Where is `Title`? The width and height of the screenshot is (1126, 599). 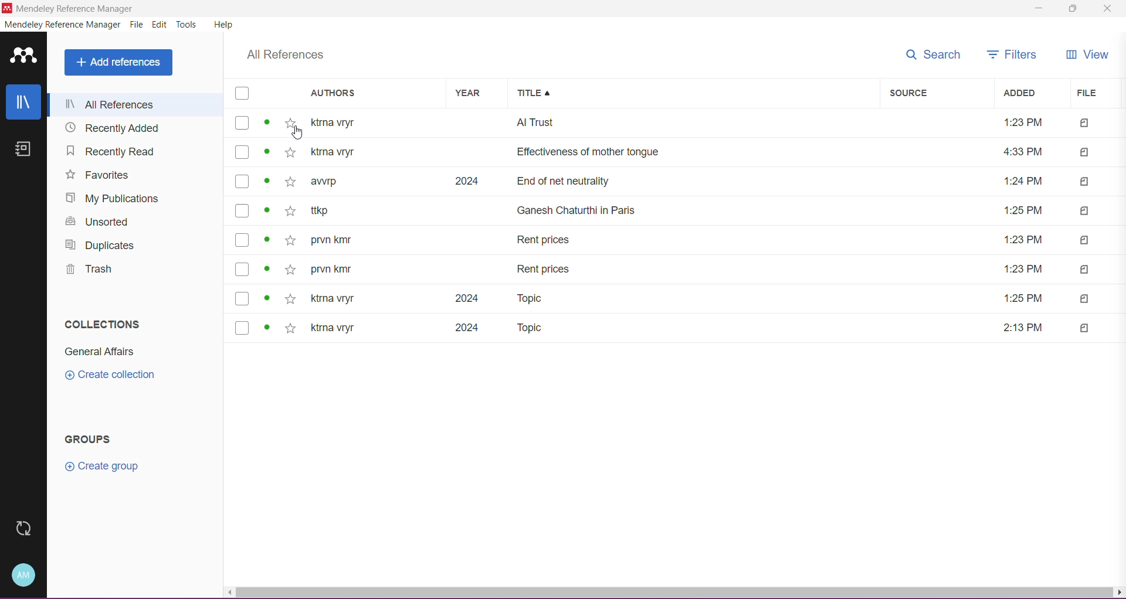
Title is located at coordinates (694, 94).